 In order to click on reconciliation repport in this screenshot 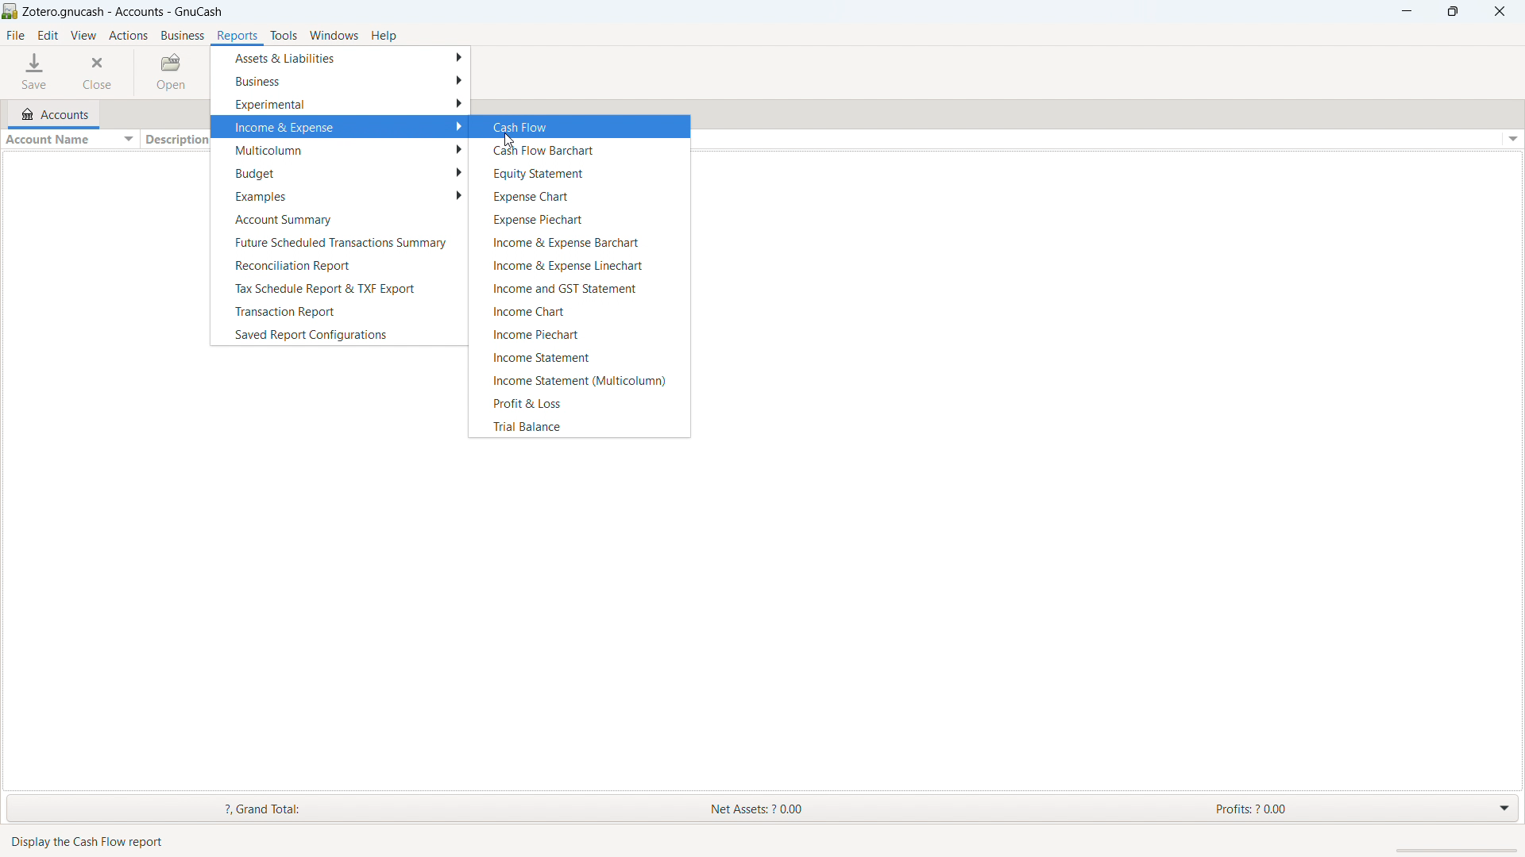, I will do `click(337, 265)`.